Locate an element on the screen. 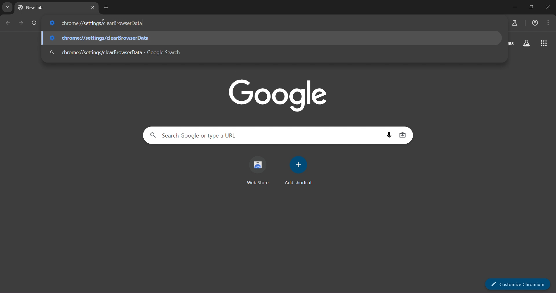 This screenshot has height=293, width=556. google apps is located at coordinates (544, 43).